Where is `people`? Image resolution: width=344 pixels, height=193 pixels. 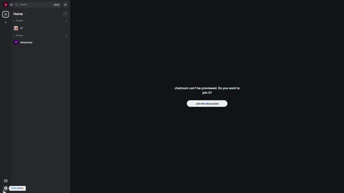
people is located at coordinates (19, 21).